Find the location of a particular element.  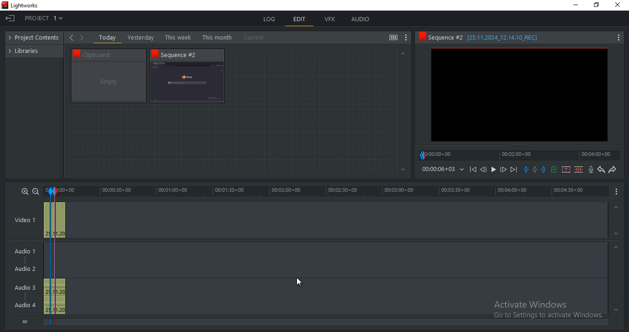

record audio is located at coordinates (592, 170).